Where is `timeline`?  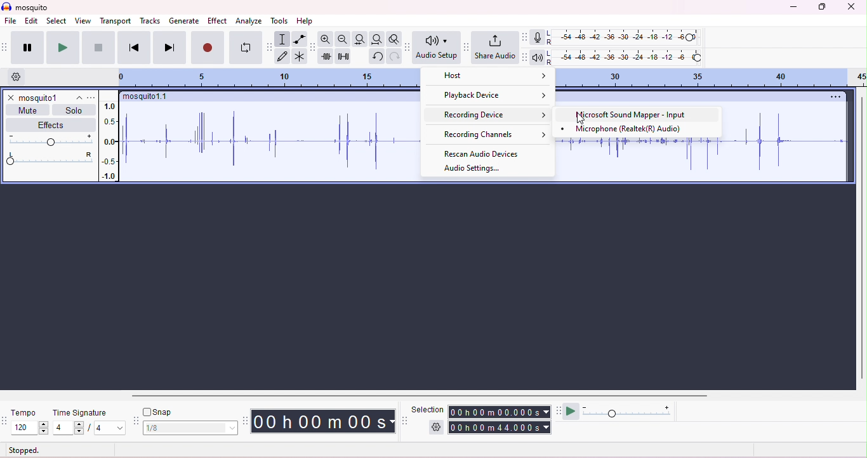
timeline is located at coordinates (713, 78).